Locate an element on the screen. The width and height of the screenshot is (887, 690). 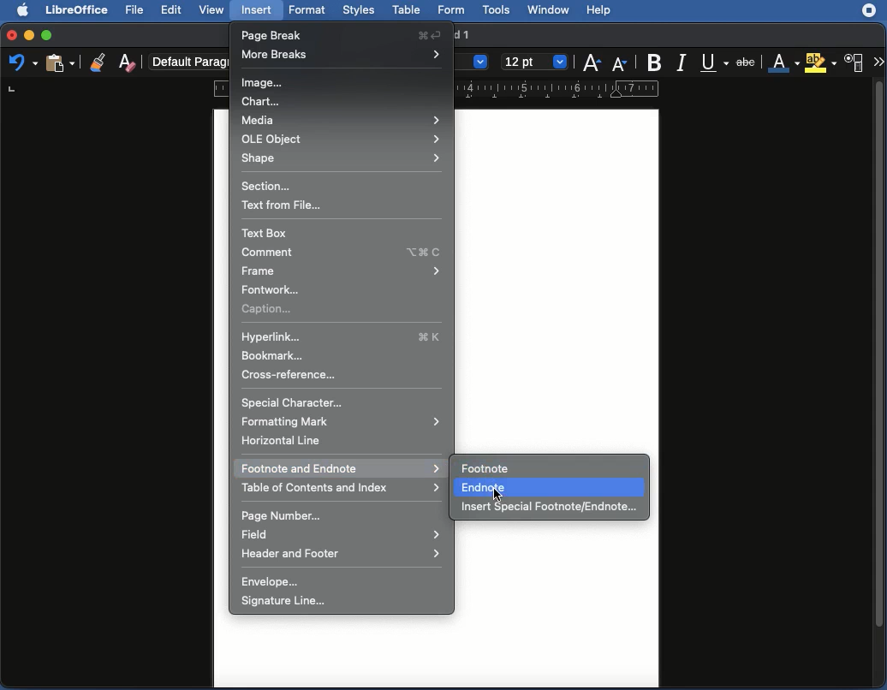
Section is located at coordinates (273, 187).